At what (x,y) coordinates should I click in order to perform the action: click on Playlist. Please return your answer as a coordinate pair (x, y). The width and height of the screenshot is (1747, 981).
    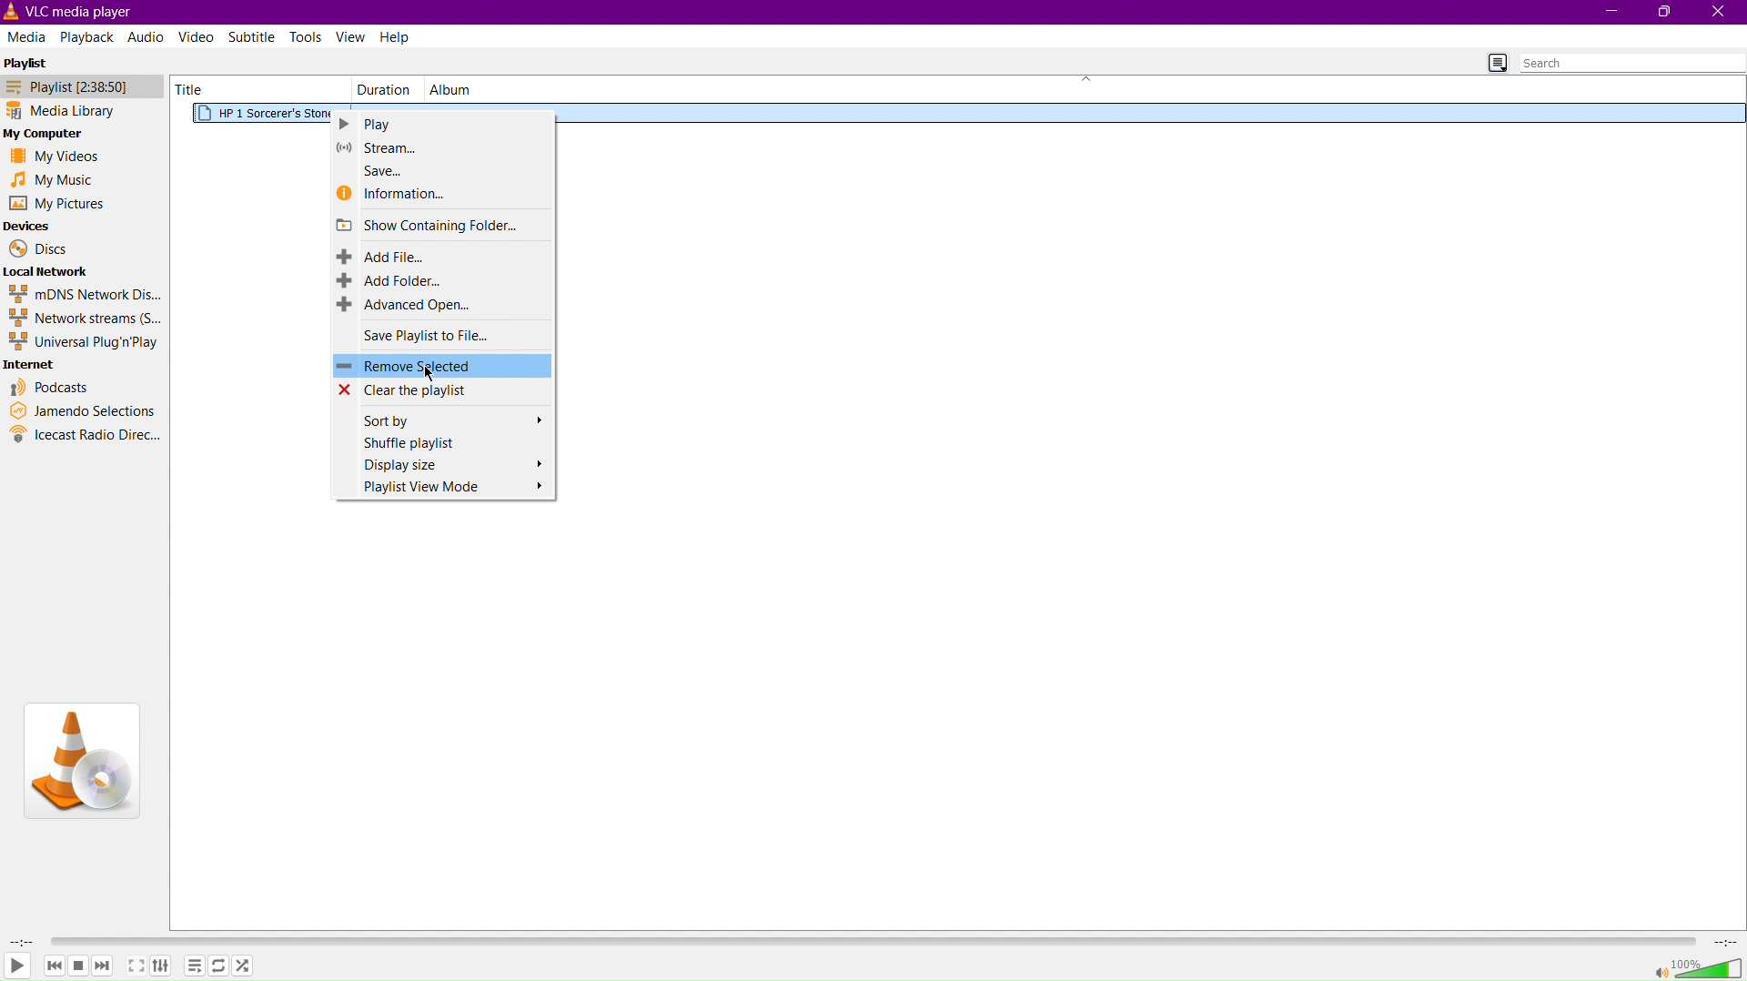
    Looking at the image, I should click on (196, 965).